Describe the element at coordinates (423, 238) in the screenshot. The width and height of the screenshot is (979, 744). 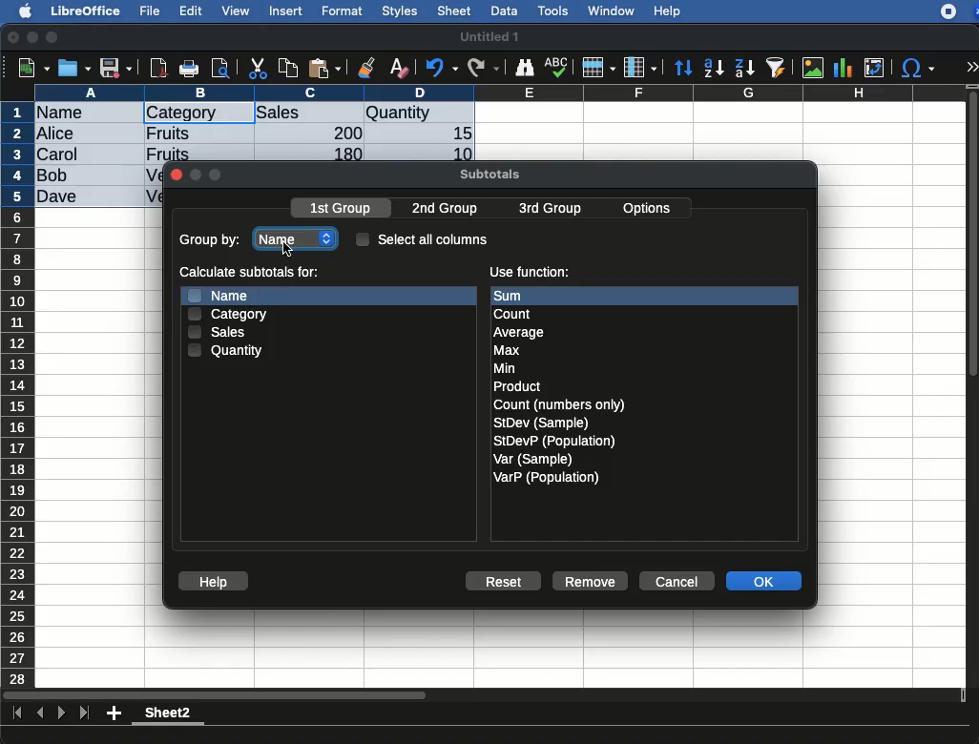
I see `select all columns` at that location.